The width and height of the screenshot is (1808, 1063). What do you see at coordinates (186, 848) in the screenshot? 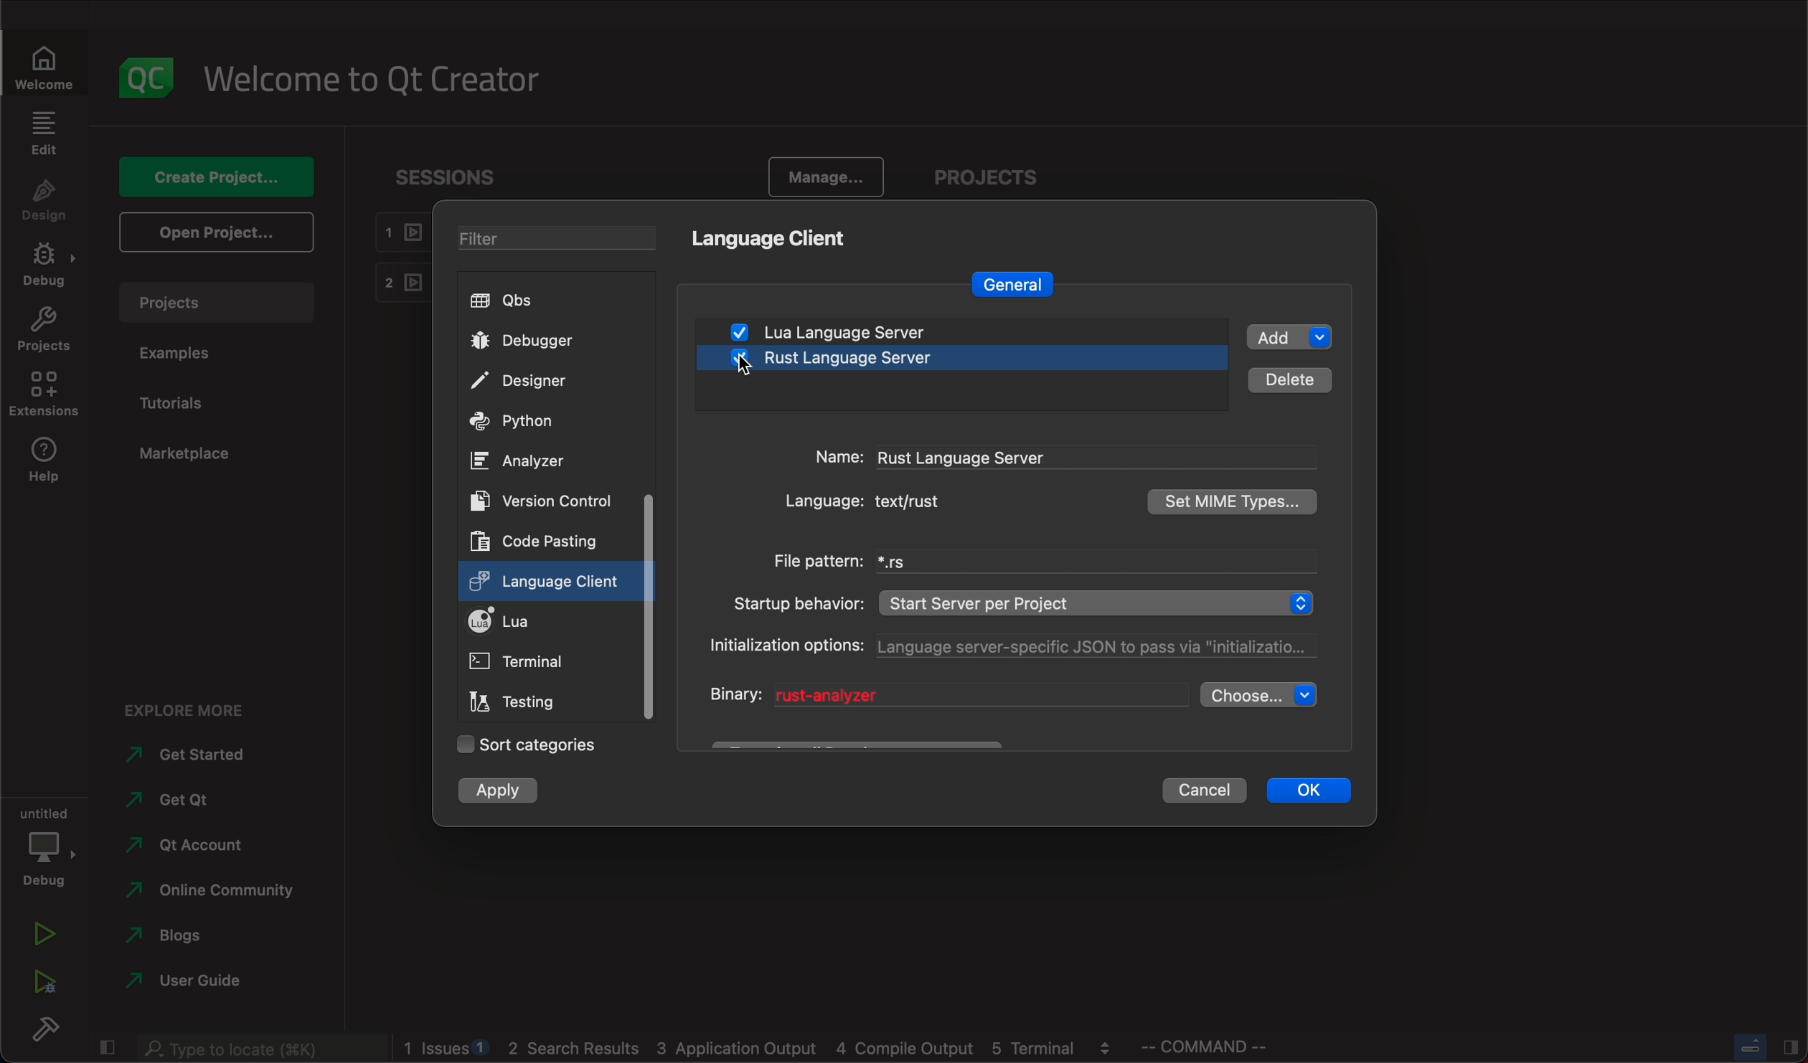
I see `account` at bounding box center [186, 848].